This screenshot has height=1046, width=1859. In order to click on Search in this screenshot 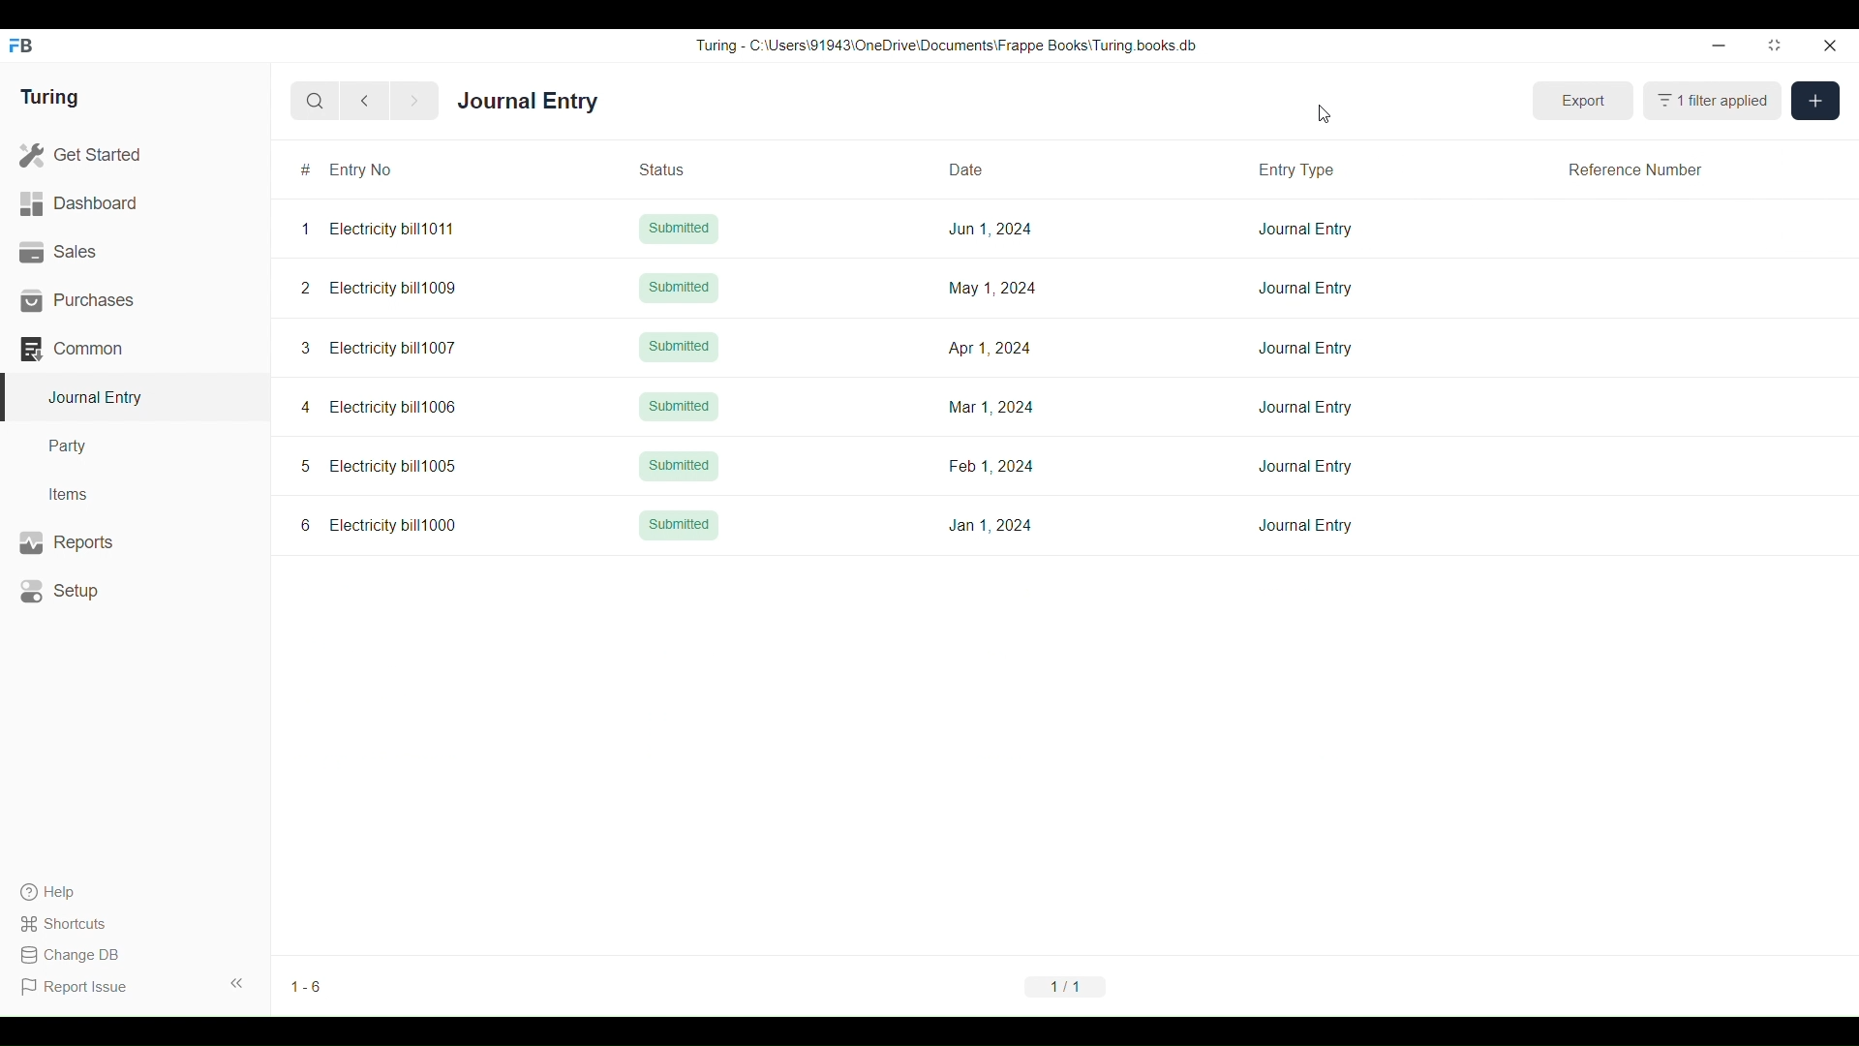, I will do `click(315, 102)`.